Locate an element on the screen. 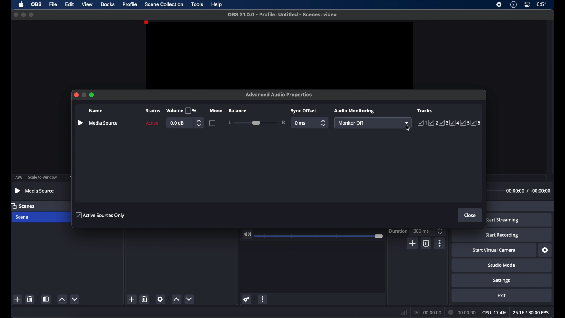 The height and width of the screenshot is (318, 565). close is located at coordinates (16, 14).